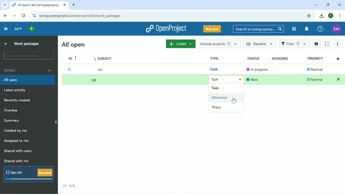  What do you see at coordinates (253, 59) in the screenshot?
I see `Status` at bounding box center [253, 59].